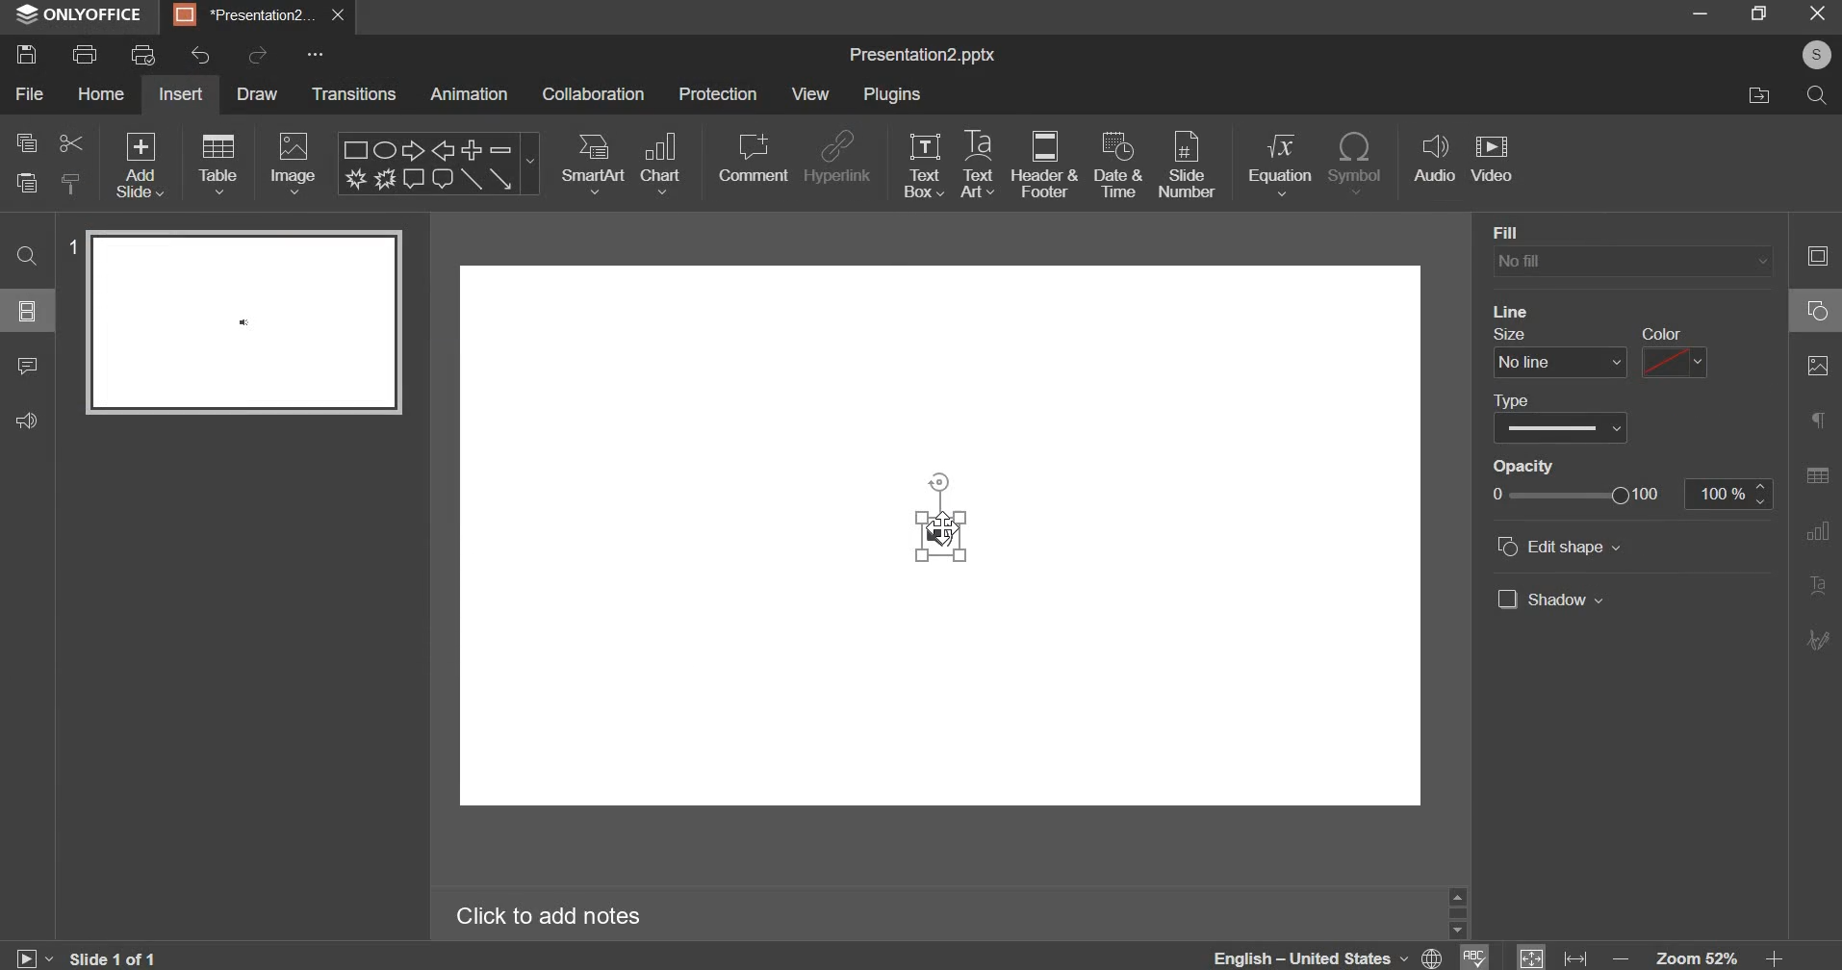  I want to click on save, so click(33, 51).